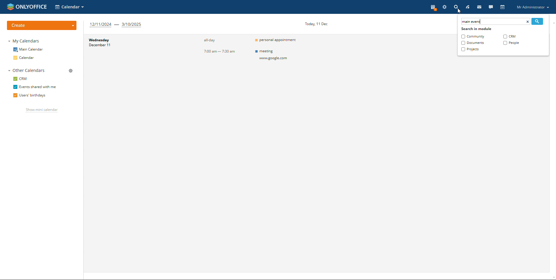  Describe the element at coordinates (472, 22) in the screenshot. I see `search string typed` at that location.